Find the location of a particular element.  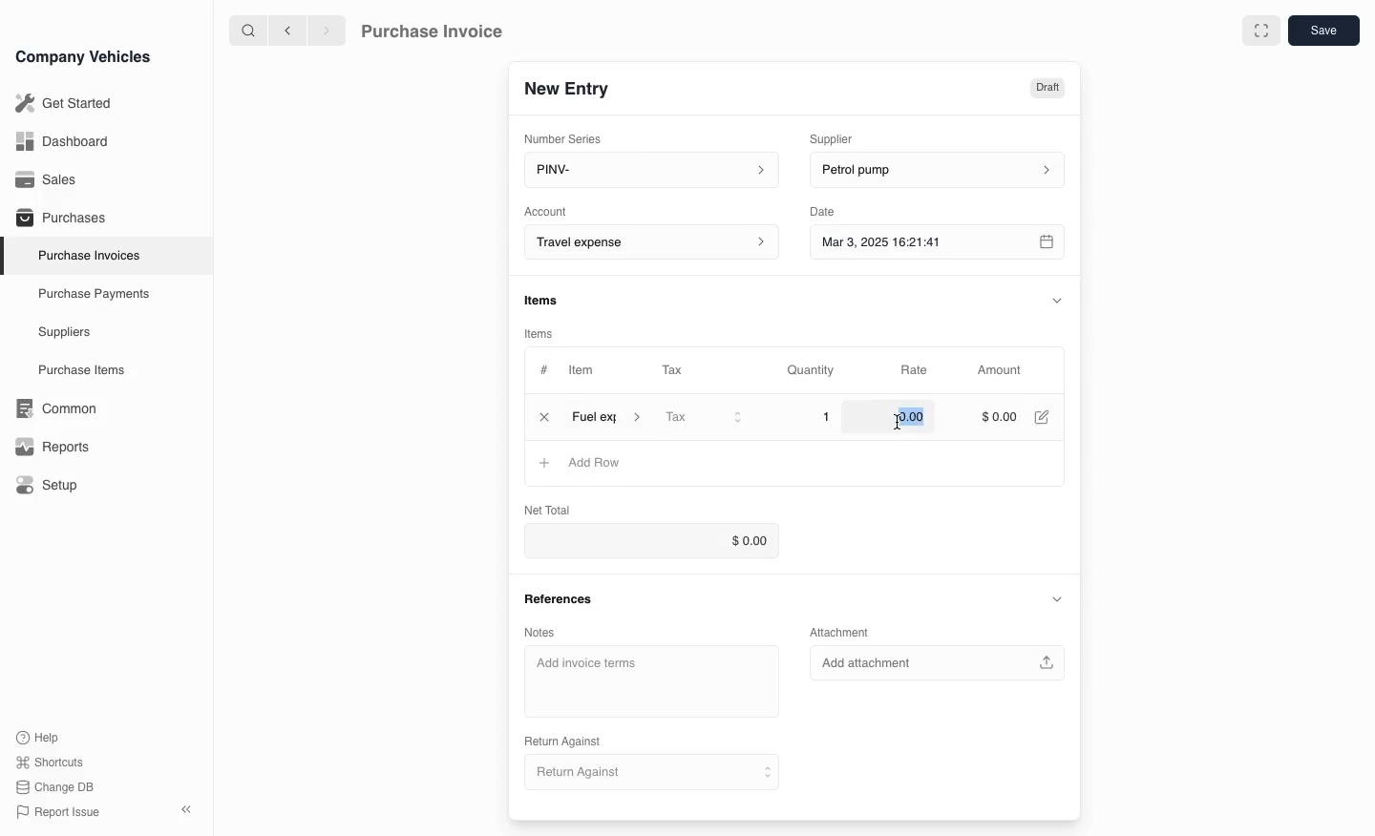

Shortcuts is located at coordinates (51, 763).